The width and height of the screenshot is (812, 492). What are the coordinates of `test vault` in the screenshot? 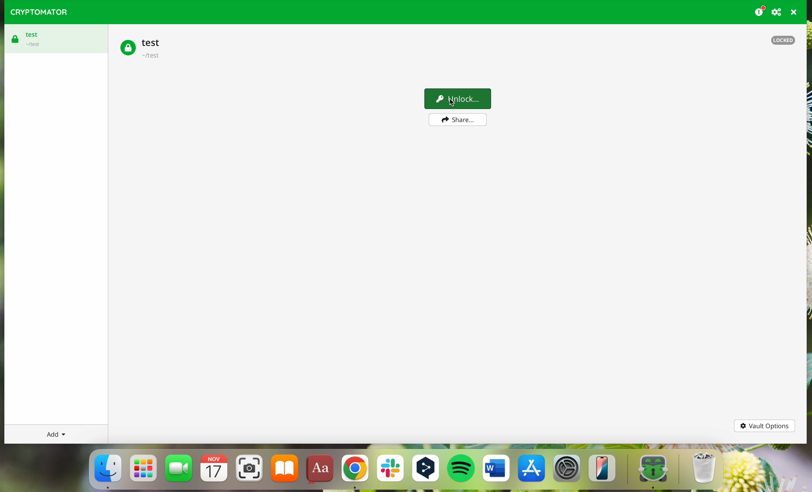 It's located at (54, 39).